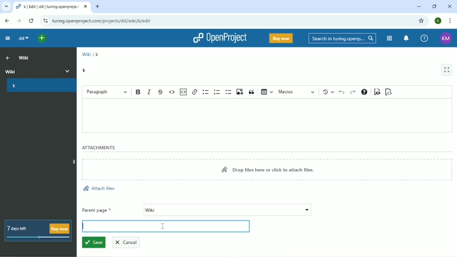 This screenshot has height=257, width=457. What do you see at coordinates (328, 92) in the screenshot?
I see `Show local modifications` at bounding box center [328, 92].